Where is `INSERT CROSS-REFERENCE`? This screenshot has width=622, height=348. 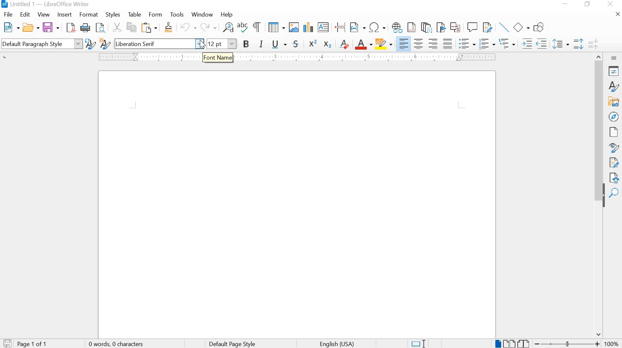
INSERT CROSS-REFERENCE is located at coordinates (457, 27).